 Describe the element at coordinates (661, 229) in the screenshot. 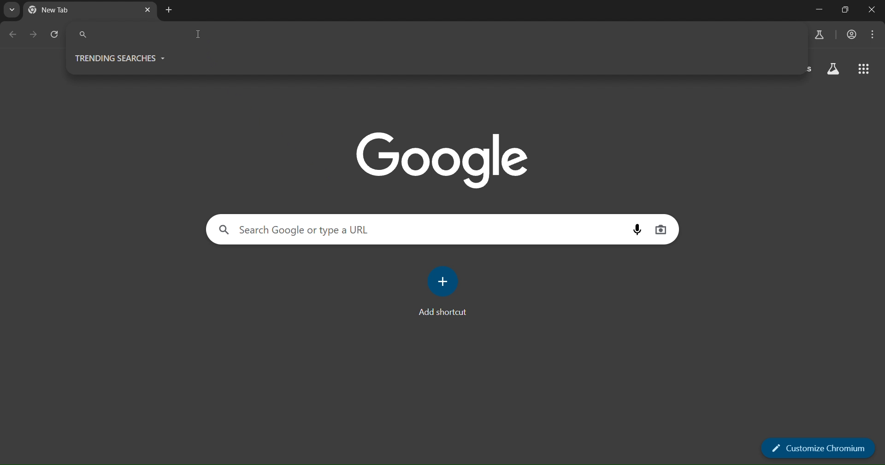

I see `image search` at that location.